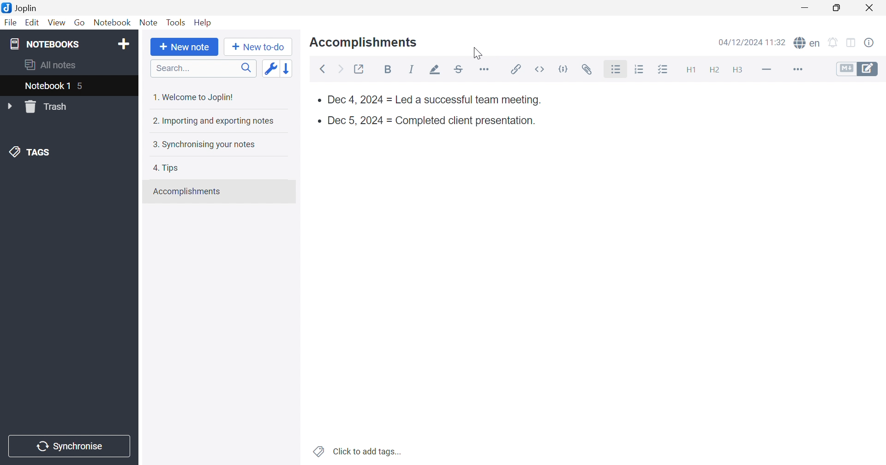 Image resolution: width=886 pixels, height=465 pixels. I want to click on Synchronise, so click(67, 447).